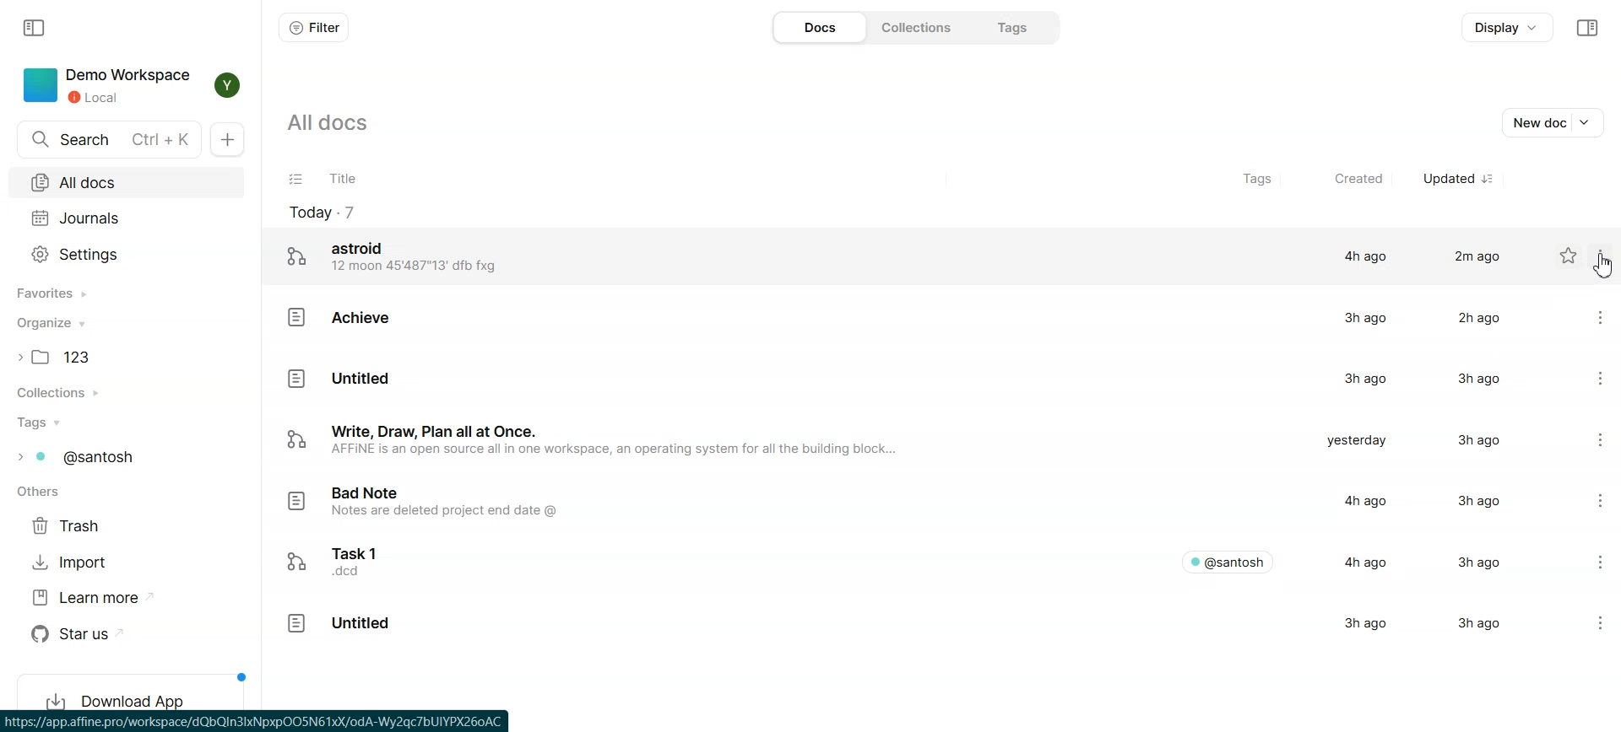  I want to click on  Untitled, so click(339, 378).